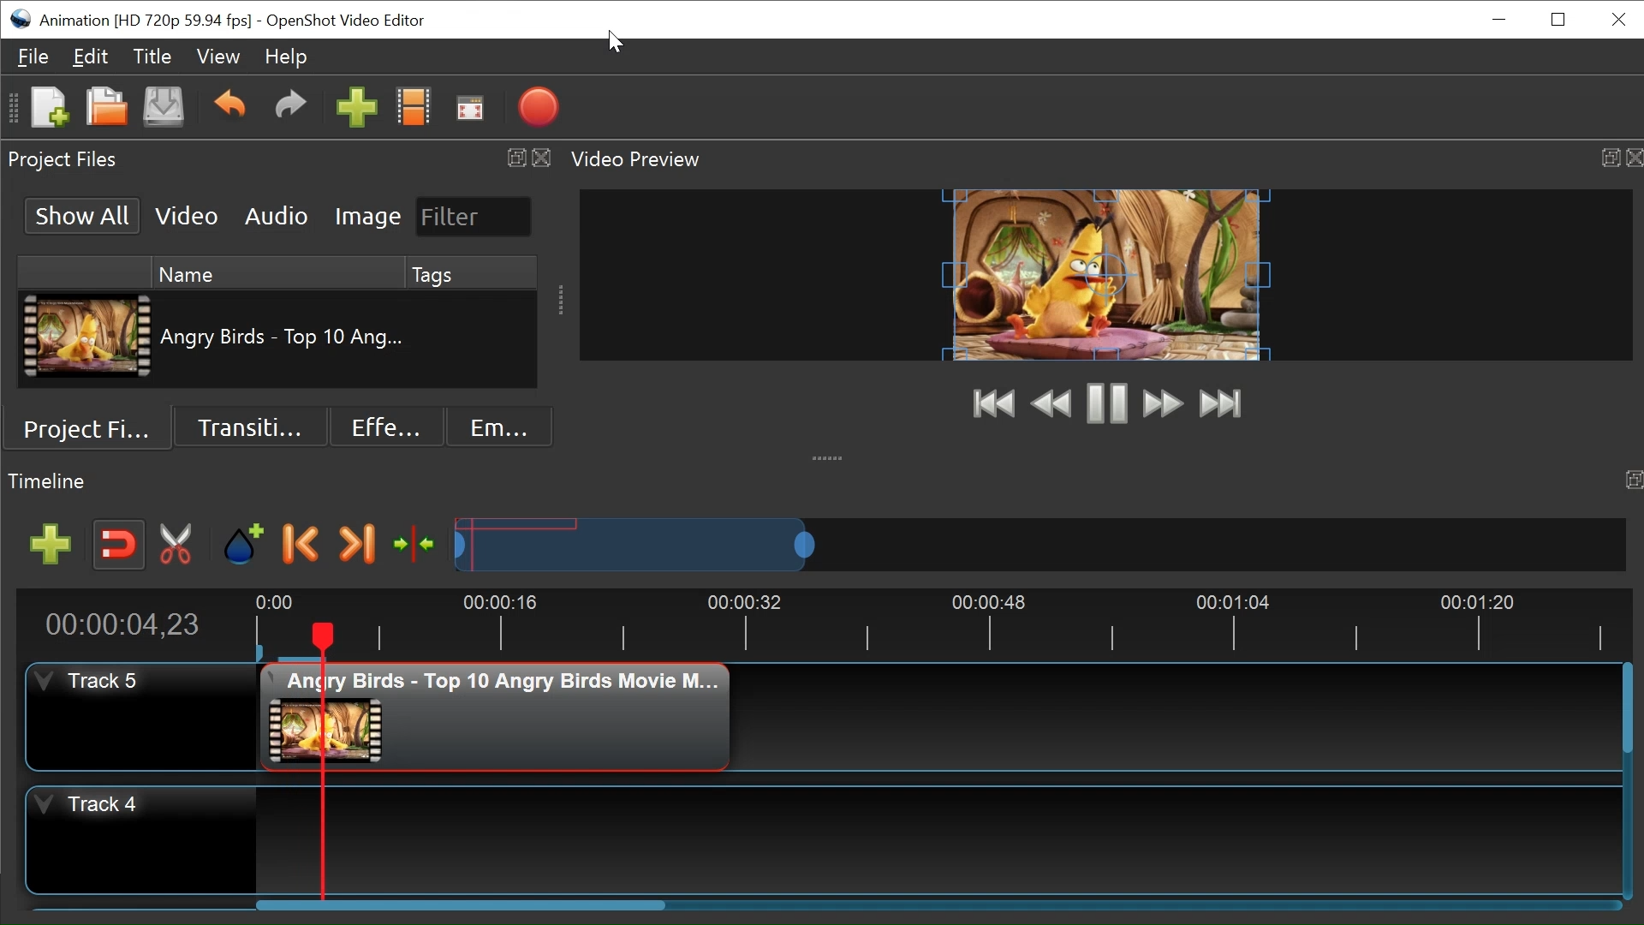 The height and width of the screenshot is (925, 1644). Describe the element at coordinates (822, 482) in the screenshot. I see `Timeline Panel` at that location.